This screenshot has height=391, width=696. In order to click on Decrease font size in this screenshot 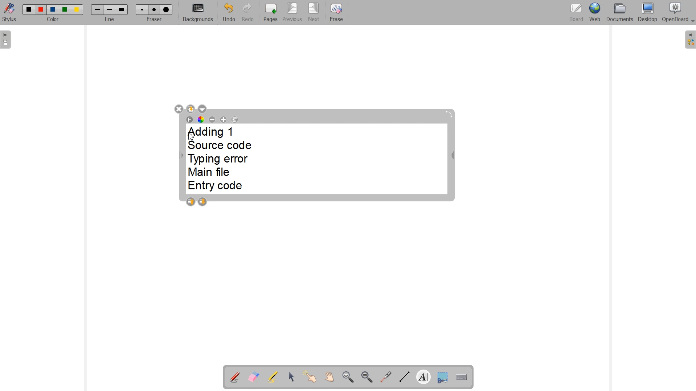, I will do `click(212, 119)`.